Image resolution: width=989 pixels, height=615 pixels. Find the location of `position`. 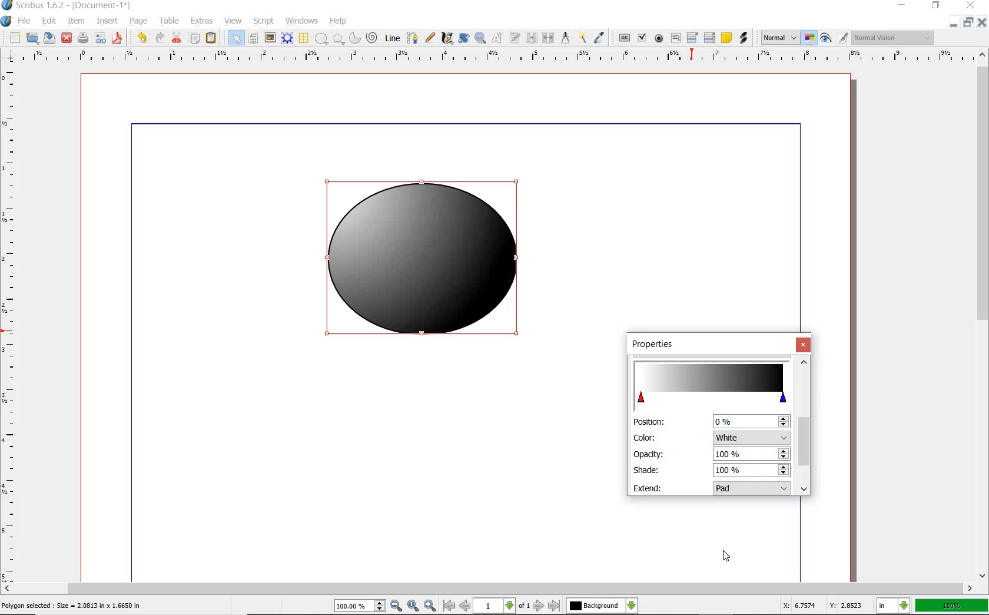

position is located at coordinates (648, 422).